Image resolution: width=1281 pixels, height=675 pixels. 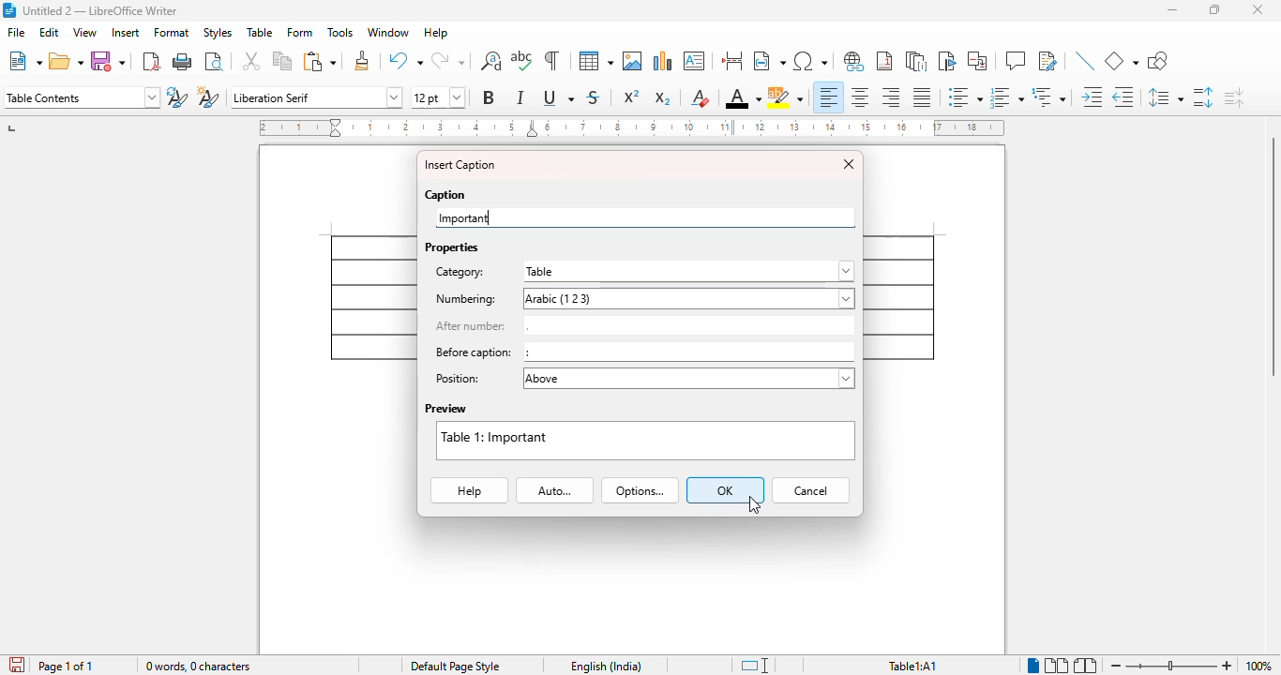 I want to click on basic shapes, so click(x=1121, y=61).